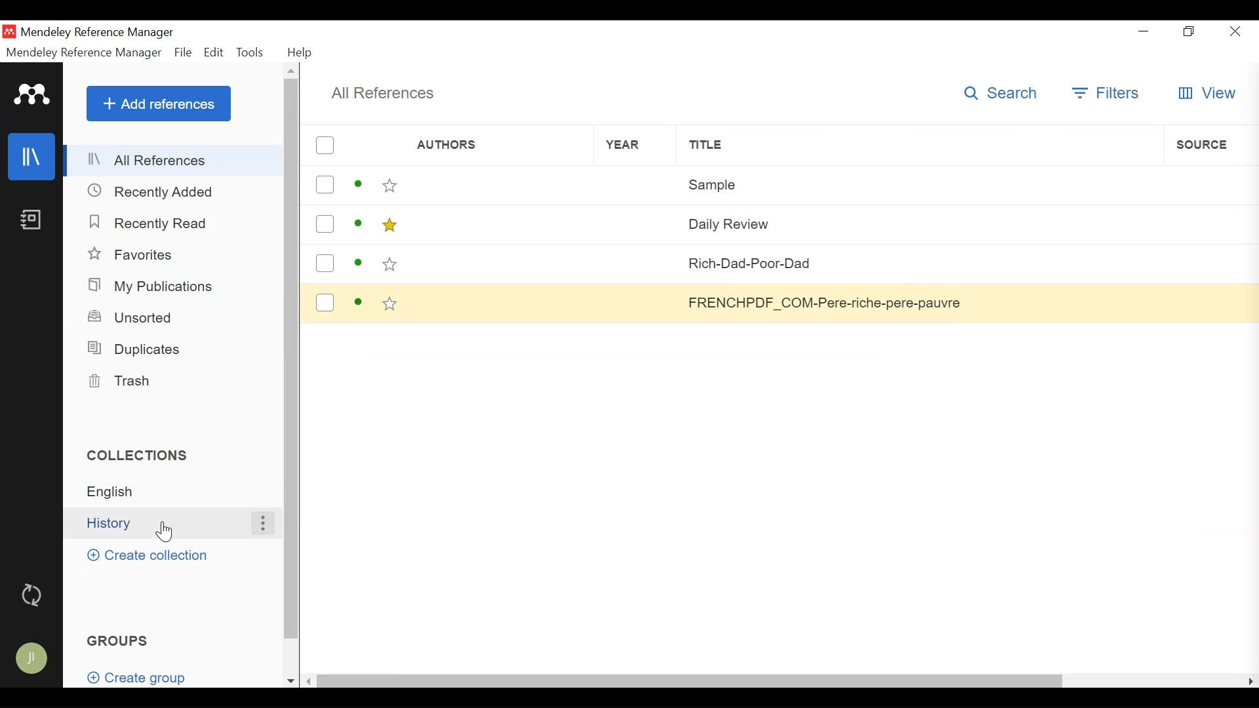 The width and height of the screenshot is (1259, 708). What do you see at coordinates (919, 145) in the screenshot?
I see `Title` at bounding box center [919, 145].